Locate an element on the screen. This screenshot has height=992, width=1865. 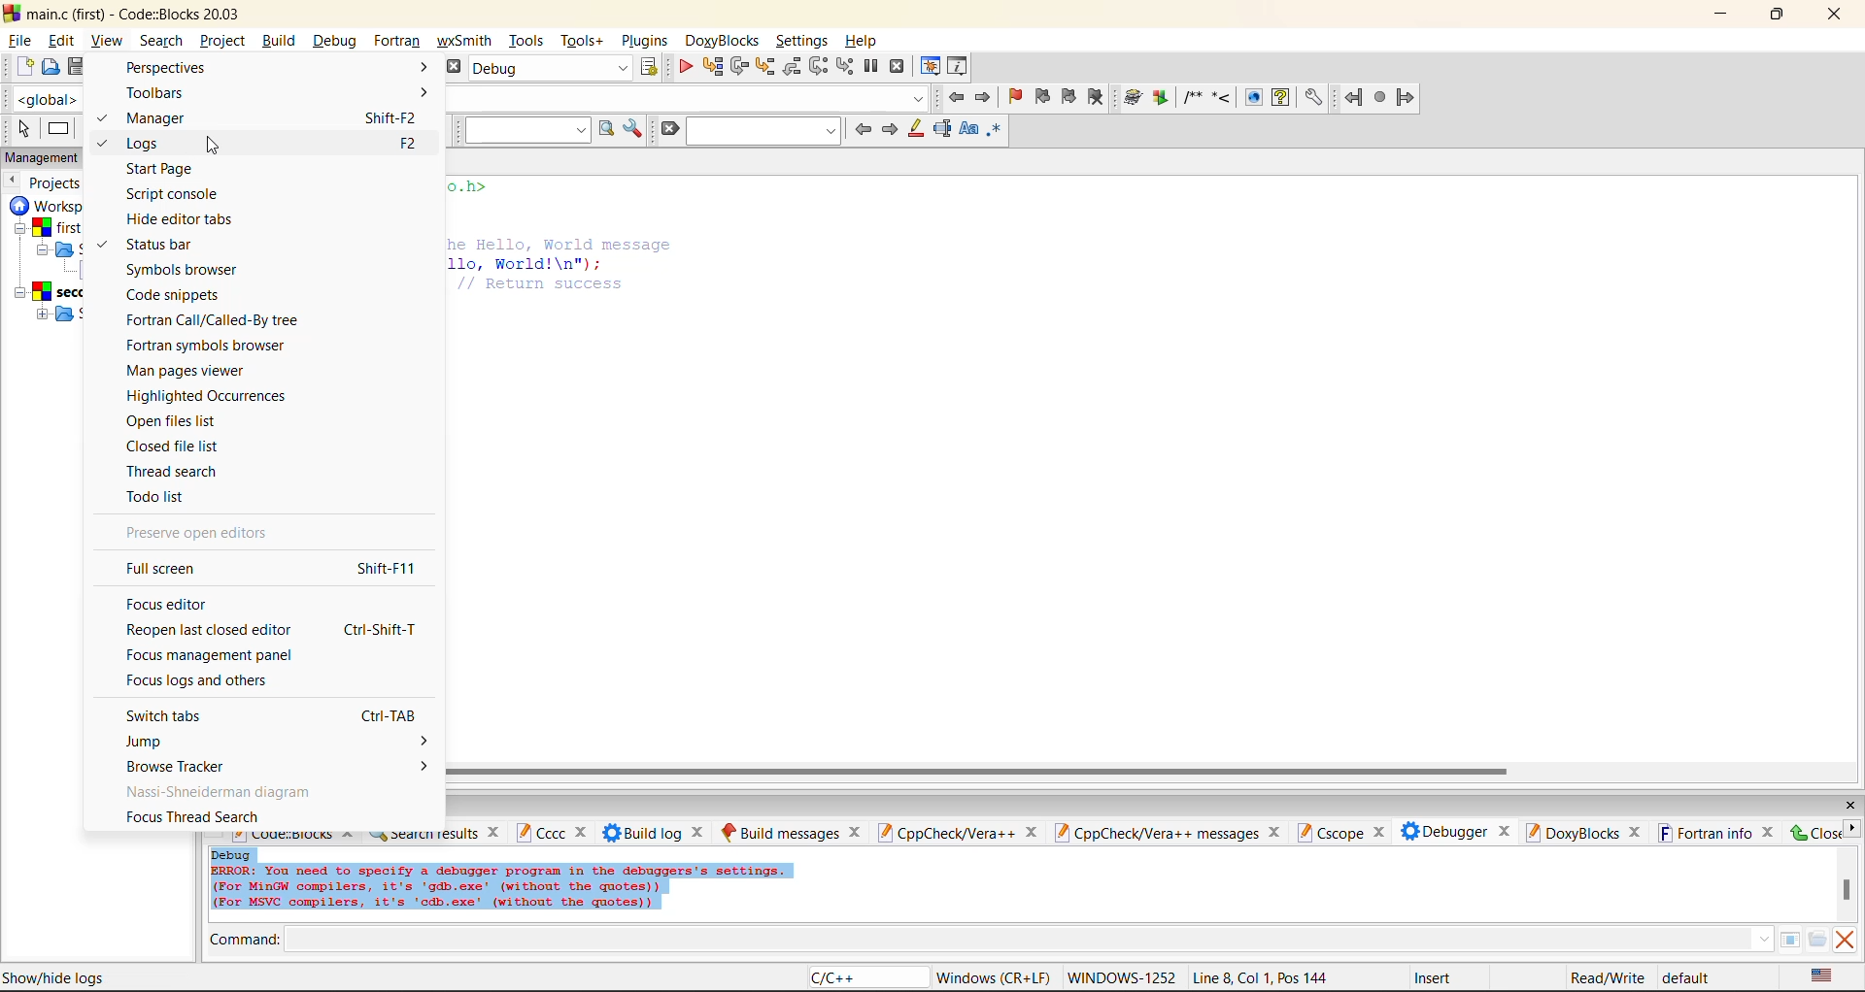
step into is located at coordinates (767, 68).